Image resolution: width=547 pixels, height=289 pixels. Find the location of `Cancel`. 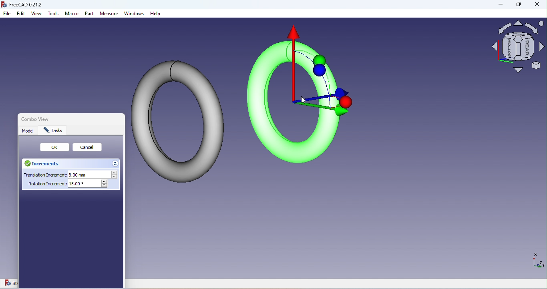

Cancel is located at coordinates (89, 148).